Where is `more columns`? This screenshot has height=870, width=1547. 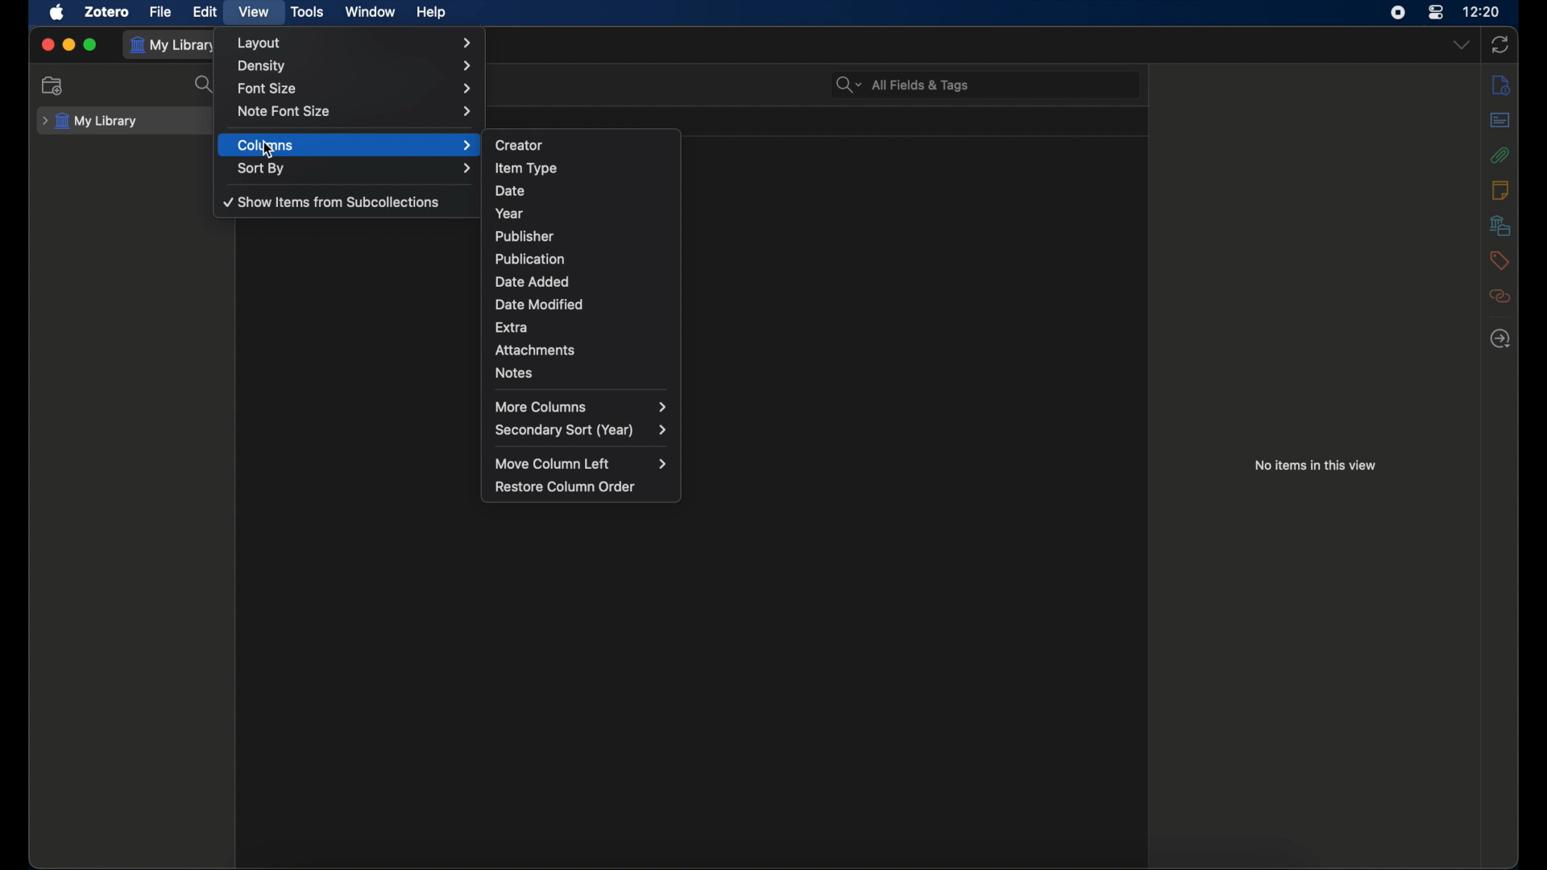 more columns is located at coordinates (581, 406).